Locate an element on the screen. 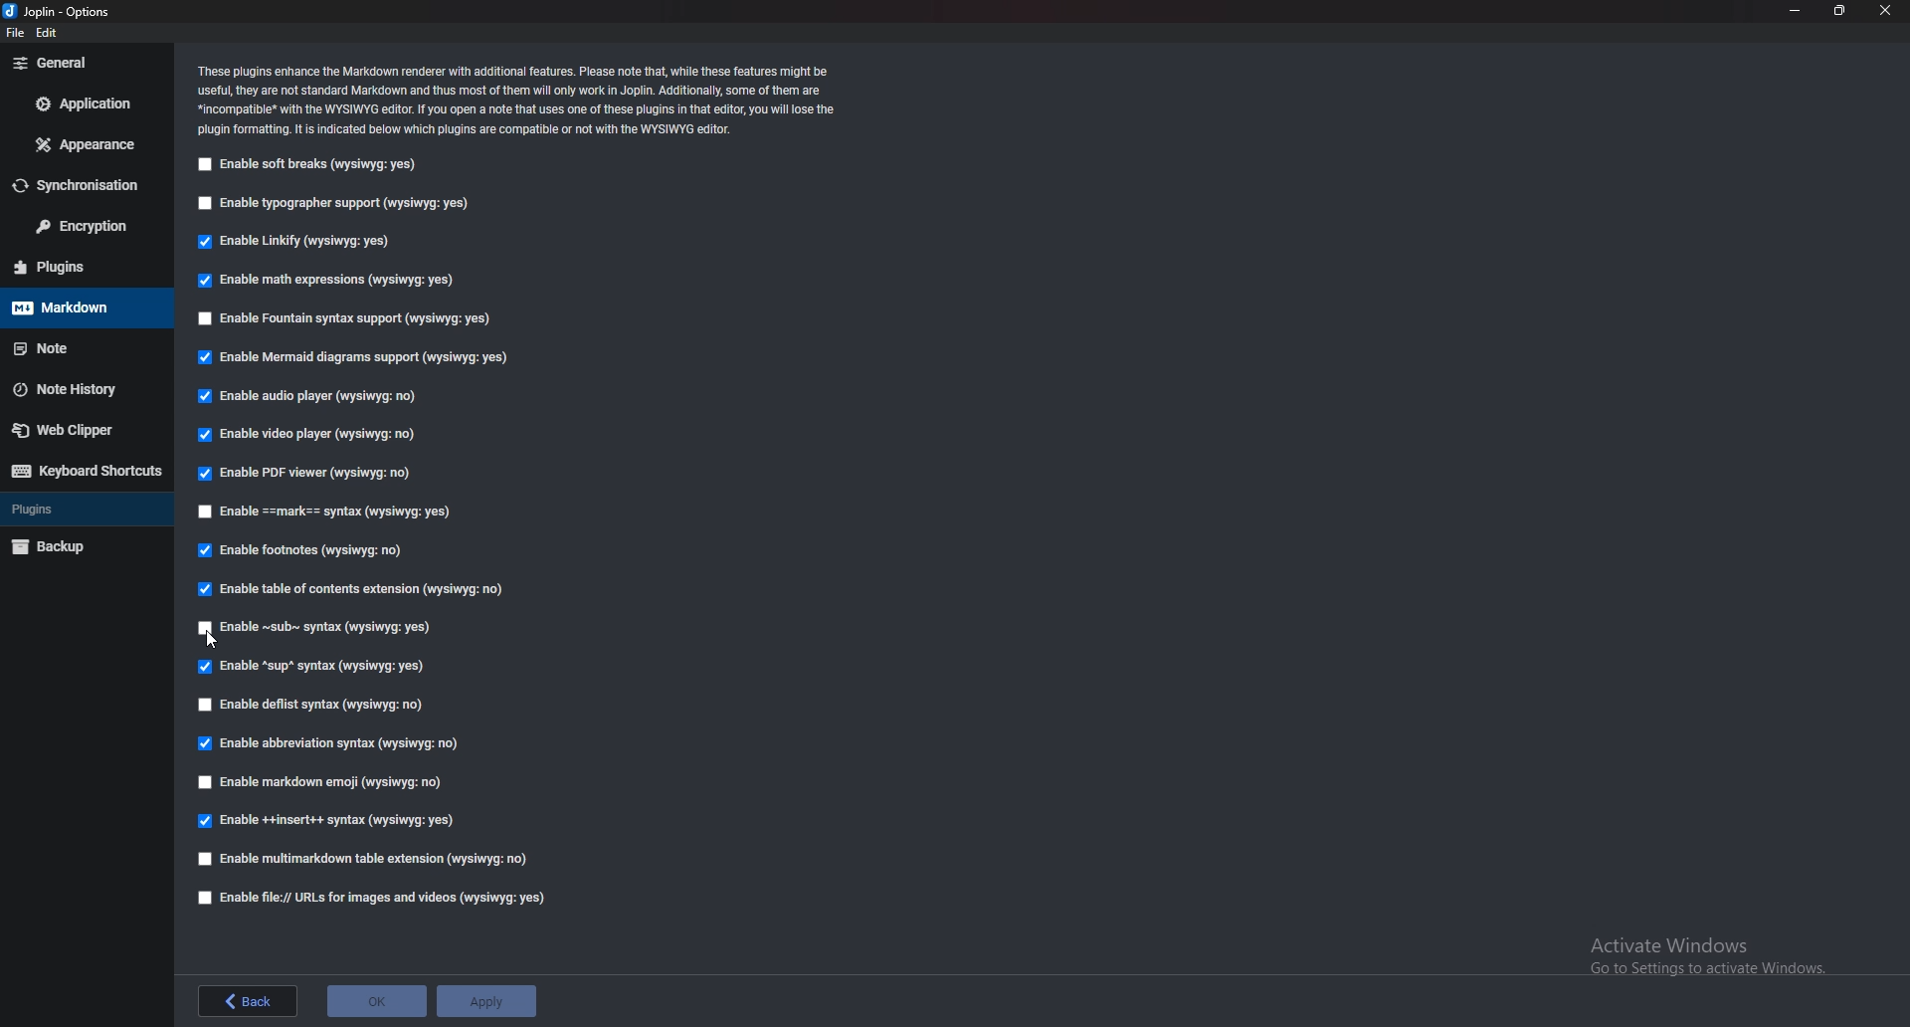 This screenshot has width=1910, height=1027. Joblin - options is located at coordinates (83, 13).